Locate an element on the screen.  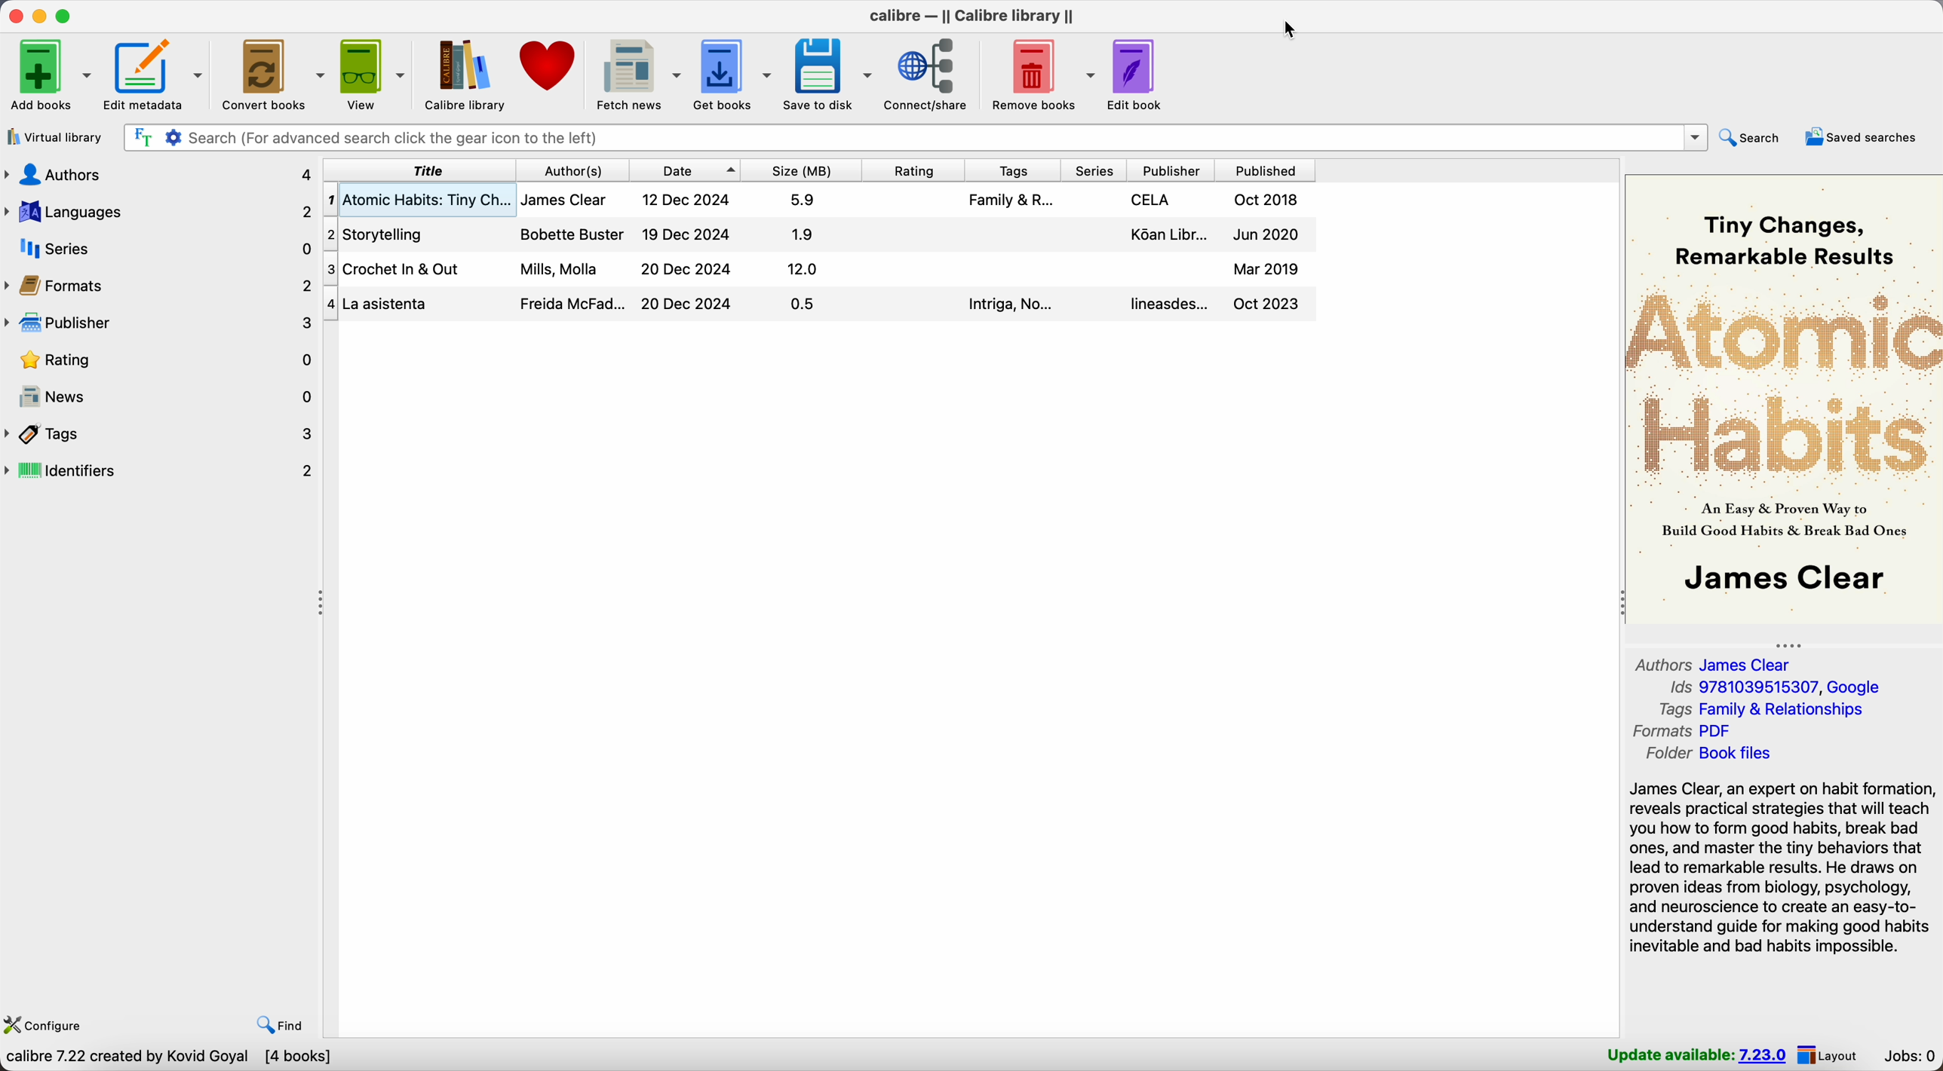
publisher is located at coordinates (1171, 171).